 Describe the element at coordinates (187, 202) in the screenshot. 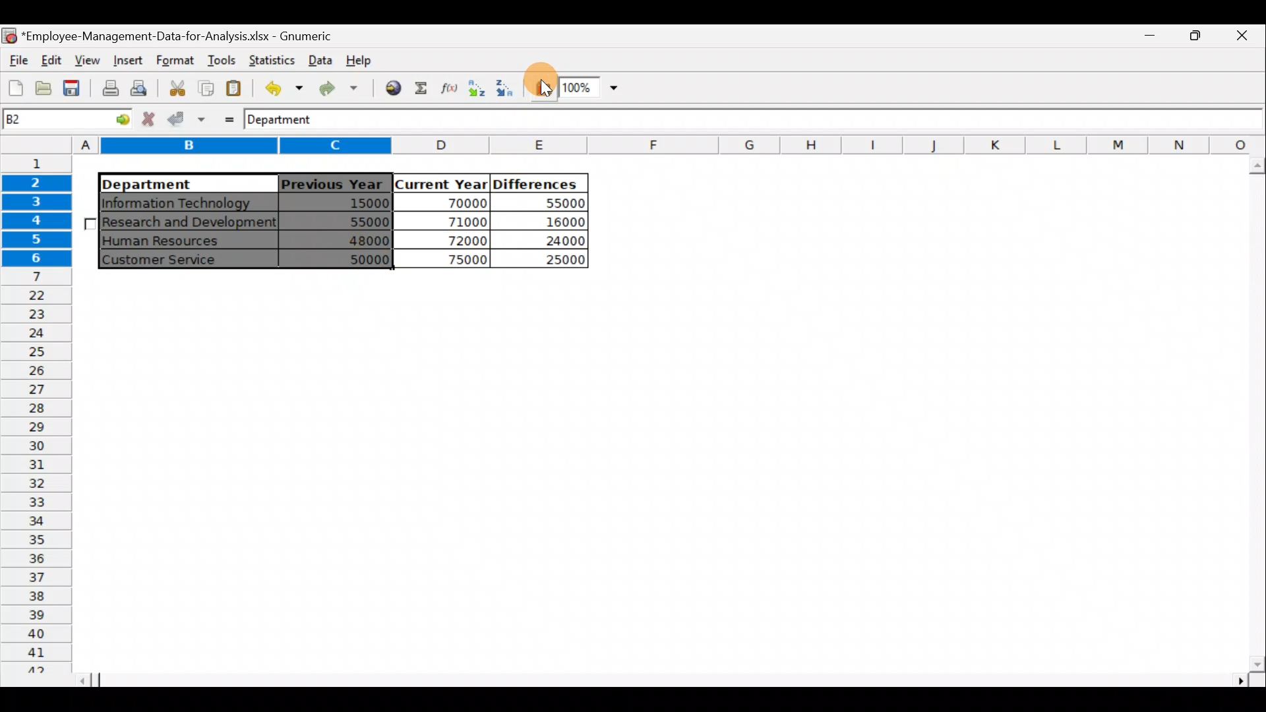

I see `|Information Technology` at that location.